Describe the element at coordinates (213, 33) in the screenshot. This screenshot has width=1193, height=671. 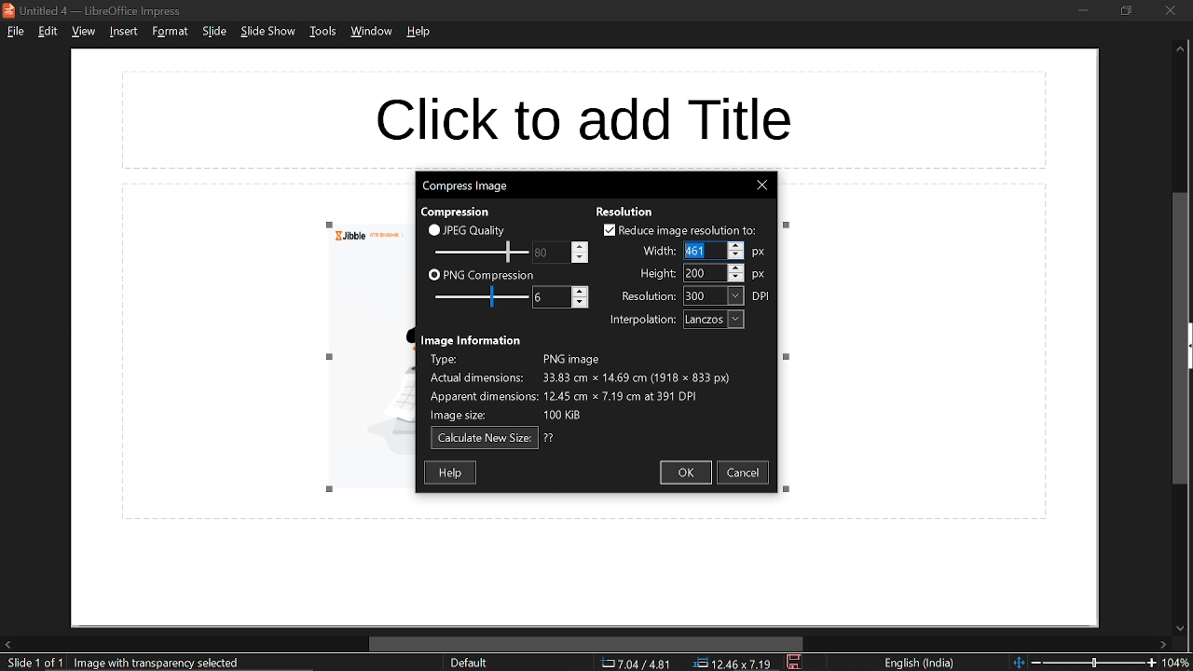
I see `slide` at that location.